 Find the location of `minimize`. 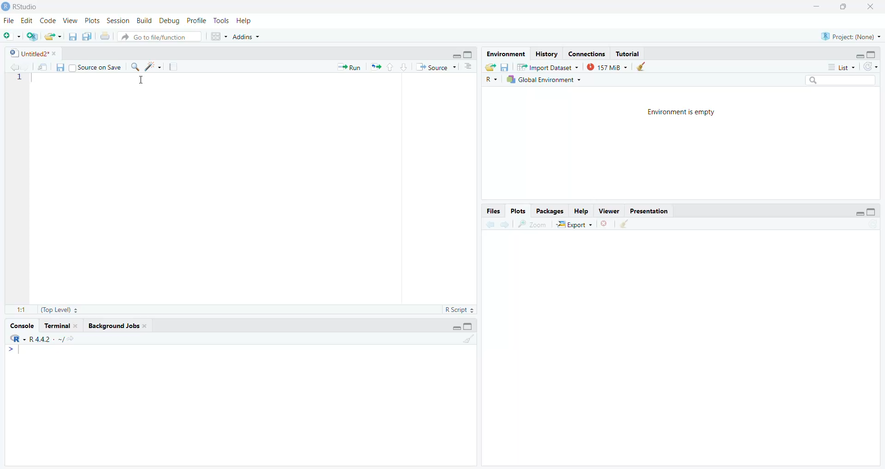

minimize is located at coordinates (456, 56).